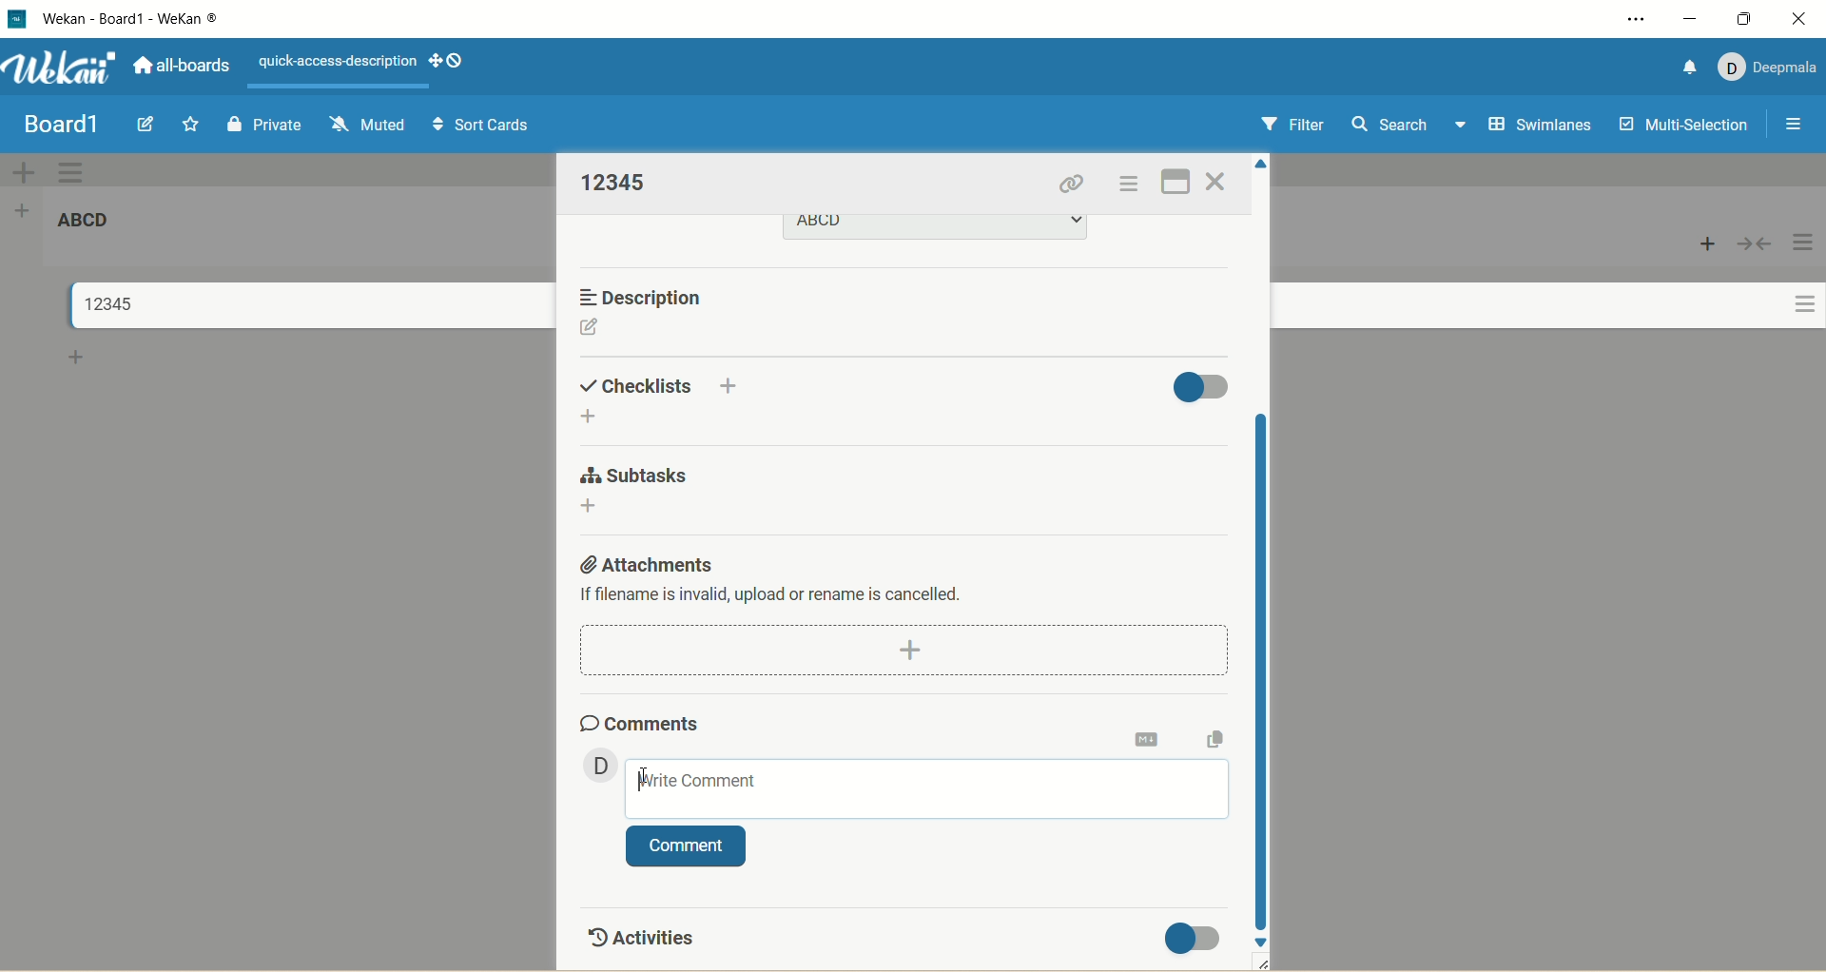 Image resolution: width=1826 pixels, height=972 pixels. What do you see at coordinates (1201, 384) in the screenshot?
I see `toggle button` at bounding box center [1201, 384].